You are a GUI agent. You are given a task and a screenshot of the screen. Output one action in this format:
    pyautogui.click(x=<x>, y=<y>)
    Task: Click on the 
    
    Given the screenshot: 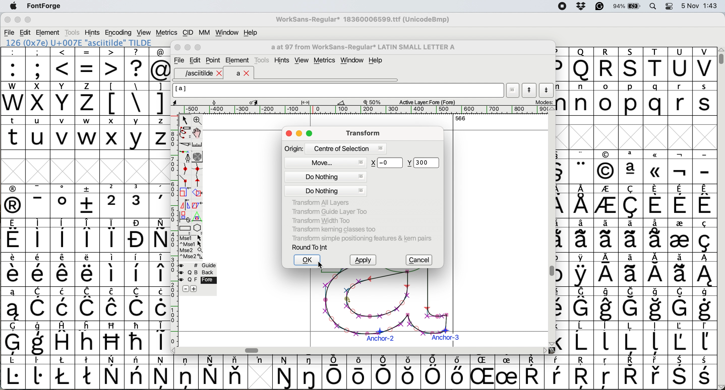 What is the action you would take?
    pyautogui.click(x=607, y=373)
    